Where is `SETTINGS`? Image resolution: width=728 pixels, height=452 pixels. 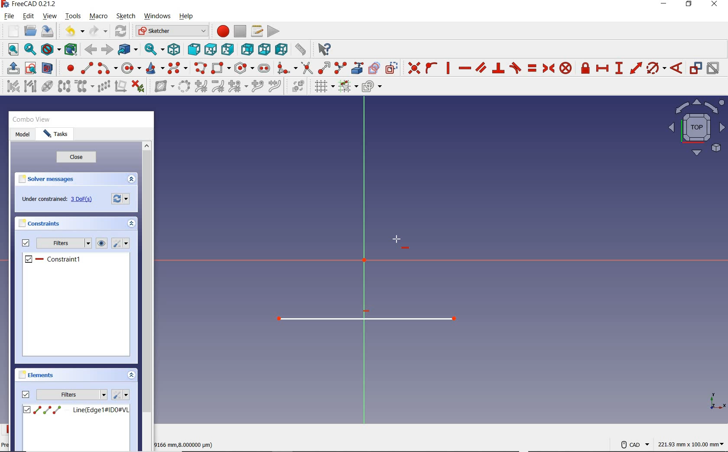
SETTINGS is located at coordinates (120, 394).